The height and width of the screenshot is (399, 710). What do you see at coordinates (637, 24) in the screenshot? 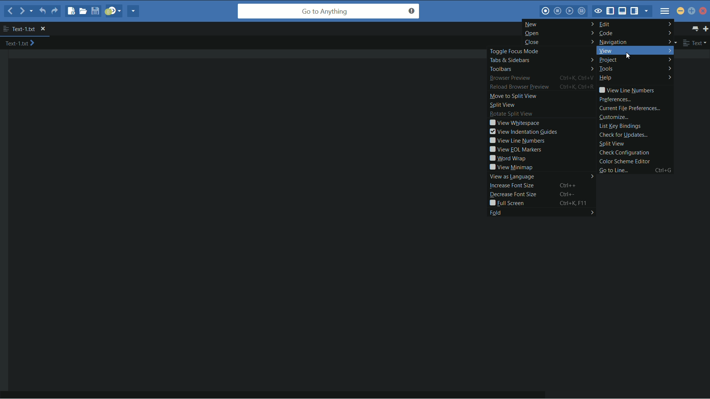
I see `edit` at bounding box center [637, 24].